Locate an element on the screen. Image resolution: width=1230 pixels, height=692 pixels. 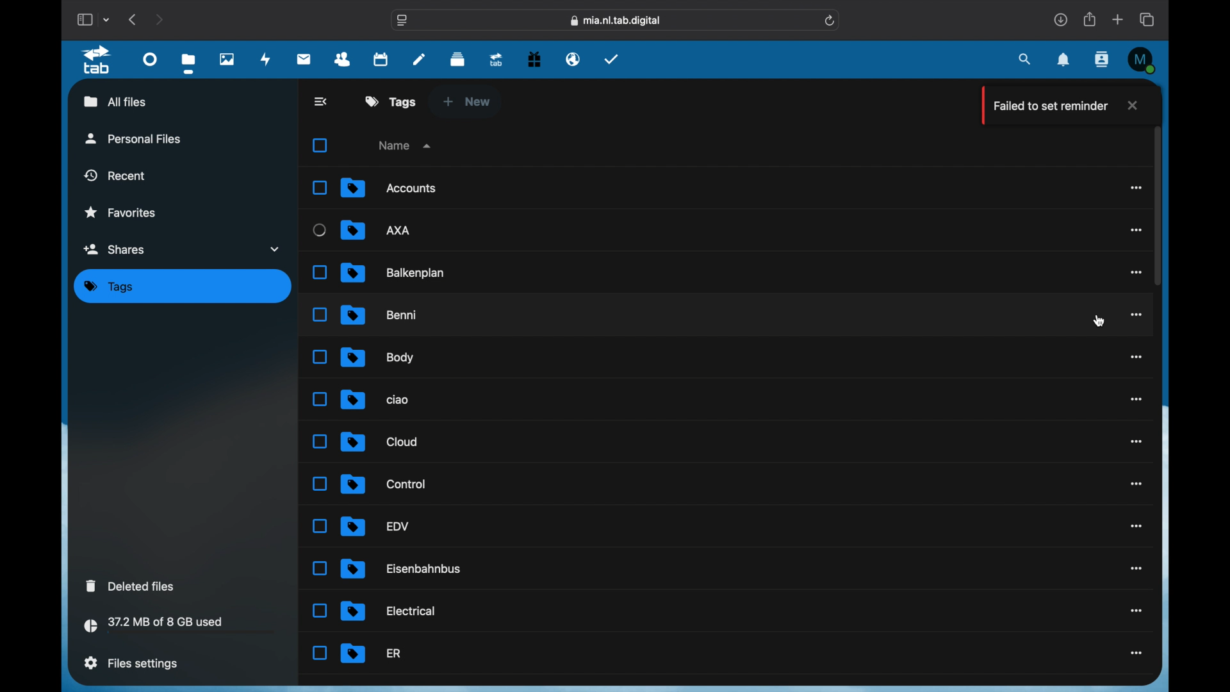
moreoptions is located at coordinates (1137, 357).